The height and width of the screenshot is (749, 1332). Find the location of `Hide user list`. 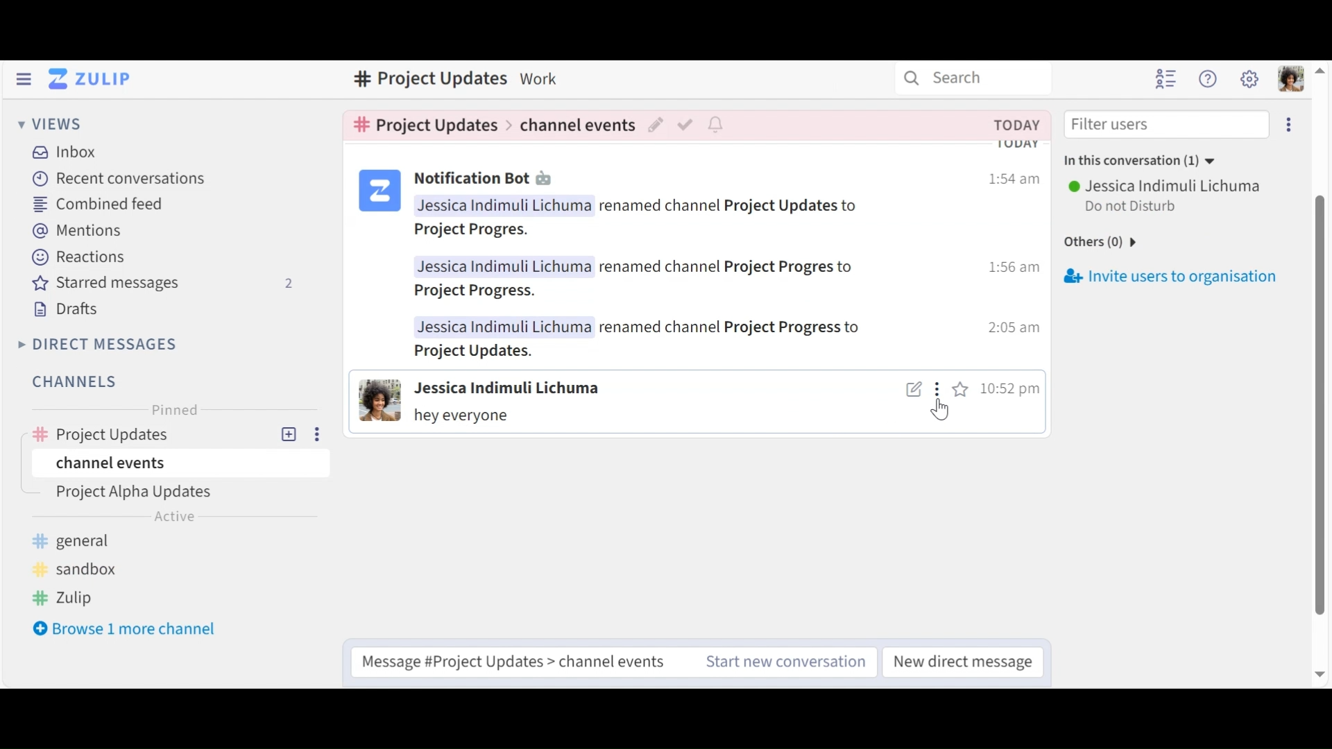

Hide user list is located at coordinates (1163, 78).